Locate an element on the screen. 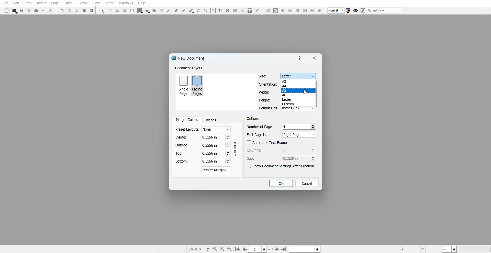 This screenshot has width=491, height=253. Size is located at coordinates (267, 76).